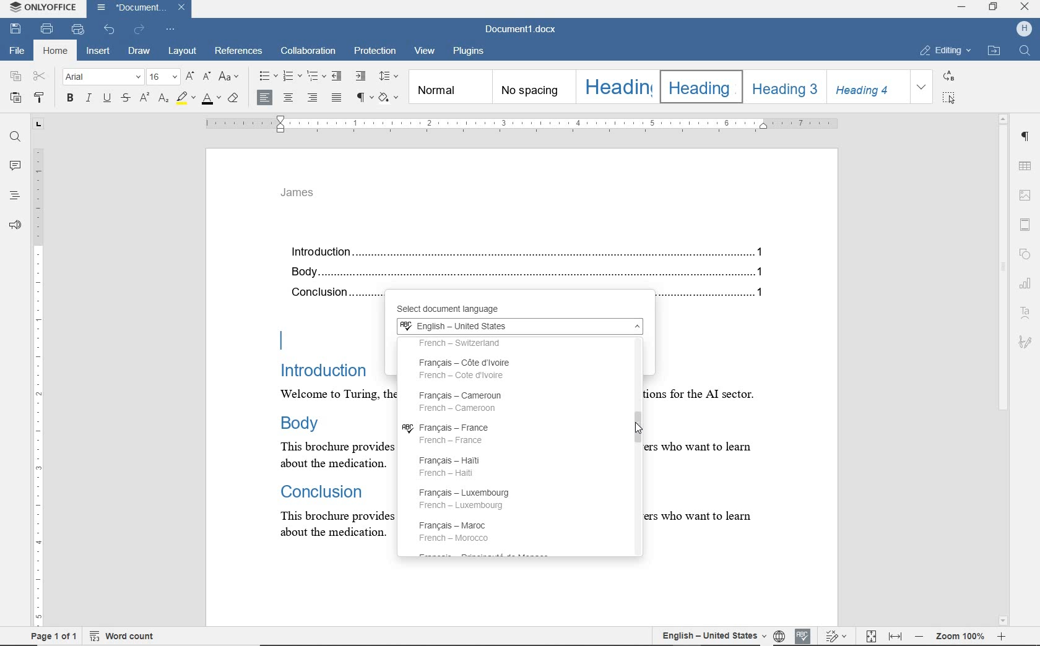 The height and width of the screenshot is (646, 1040). I want to click on paragraph line spacing, so click(389, 76).